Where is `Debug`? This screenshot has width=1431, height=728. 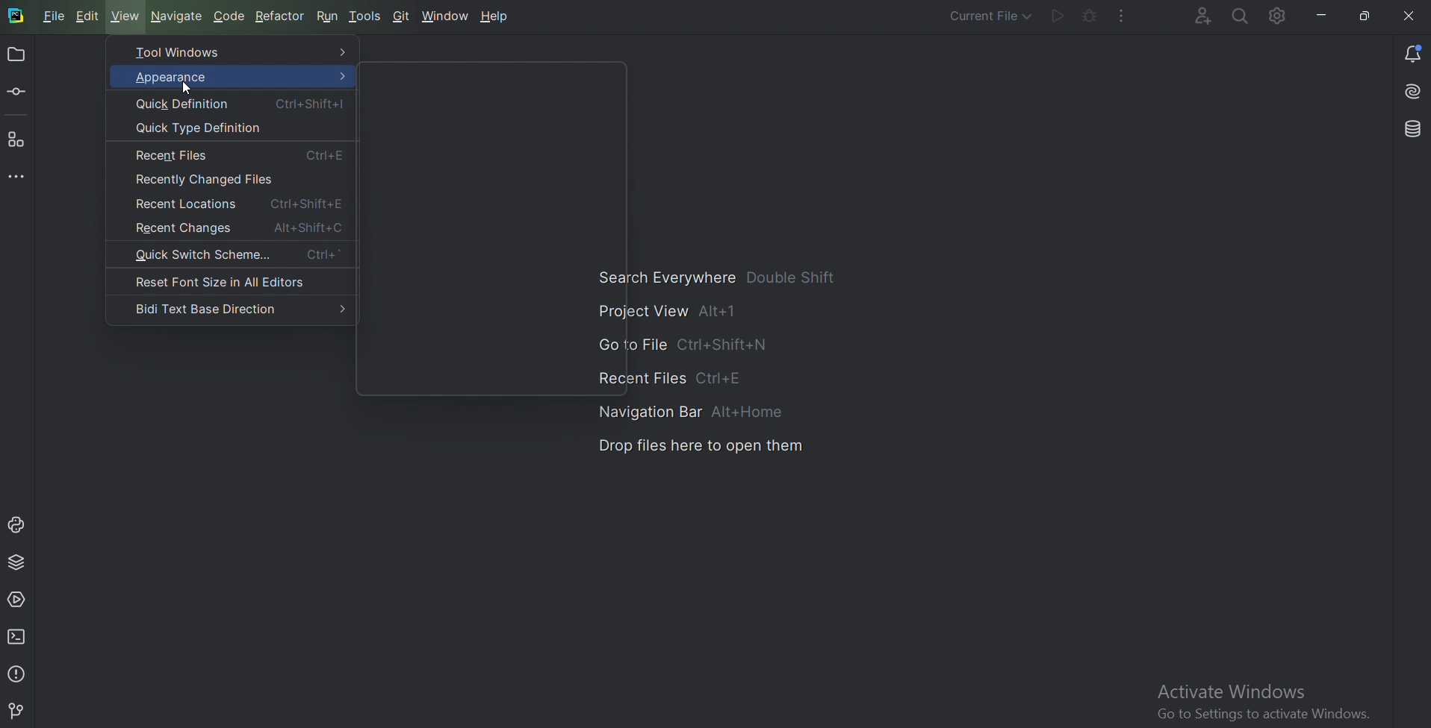
Debug is located at coordinates (1090, 15).